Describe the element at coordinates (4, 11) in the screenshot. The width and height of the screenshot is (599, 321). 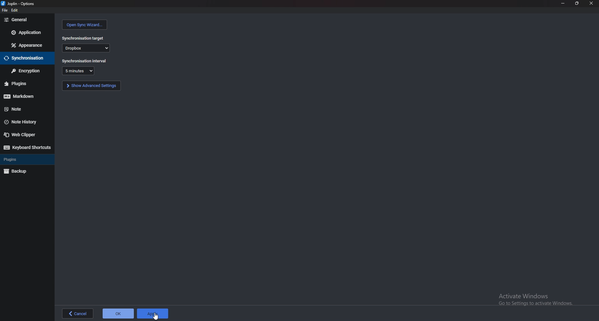
I see `file` at that location.